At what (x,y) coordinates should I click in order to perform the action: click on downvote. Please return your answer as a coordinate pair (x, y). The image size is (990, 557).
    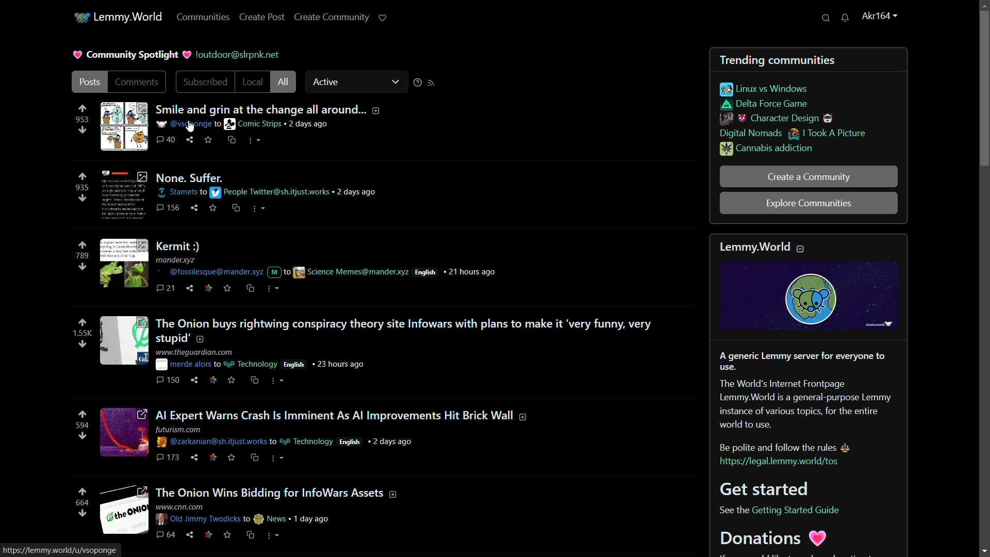
    Looking at the image, I should click on (83, 267).